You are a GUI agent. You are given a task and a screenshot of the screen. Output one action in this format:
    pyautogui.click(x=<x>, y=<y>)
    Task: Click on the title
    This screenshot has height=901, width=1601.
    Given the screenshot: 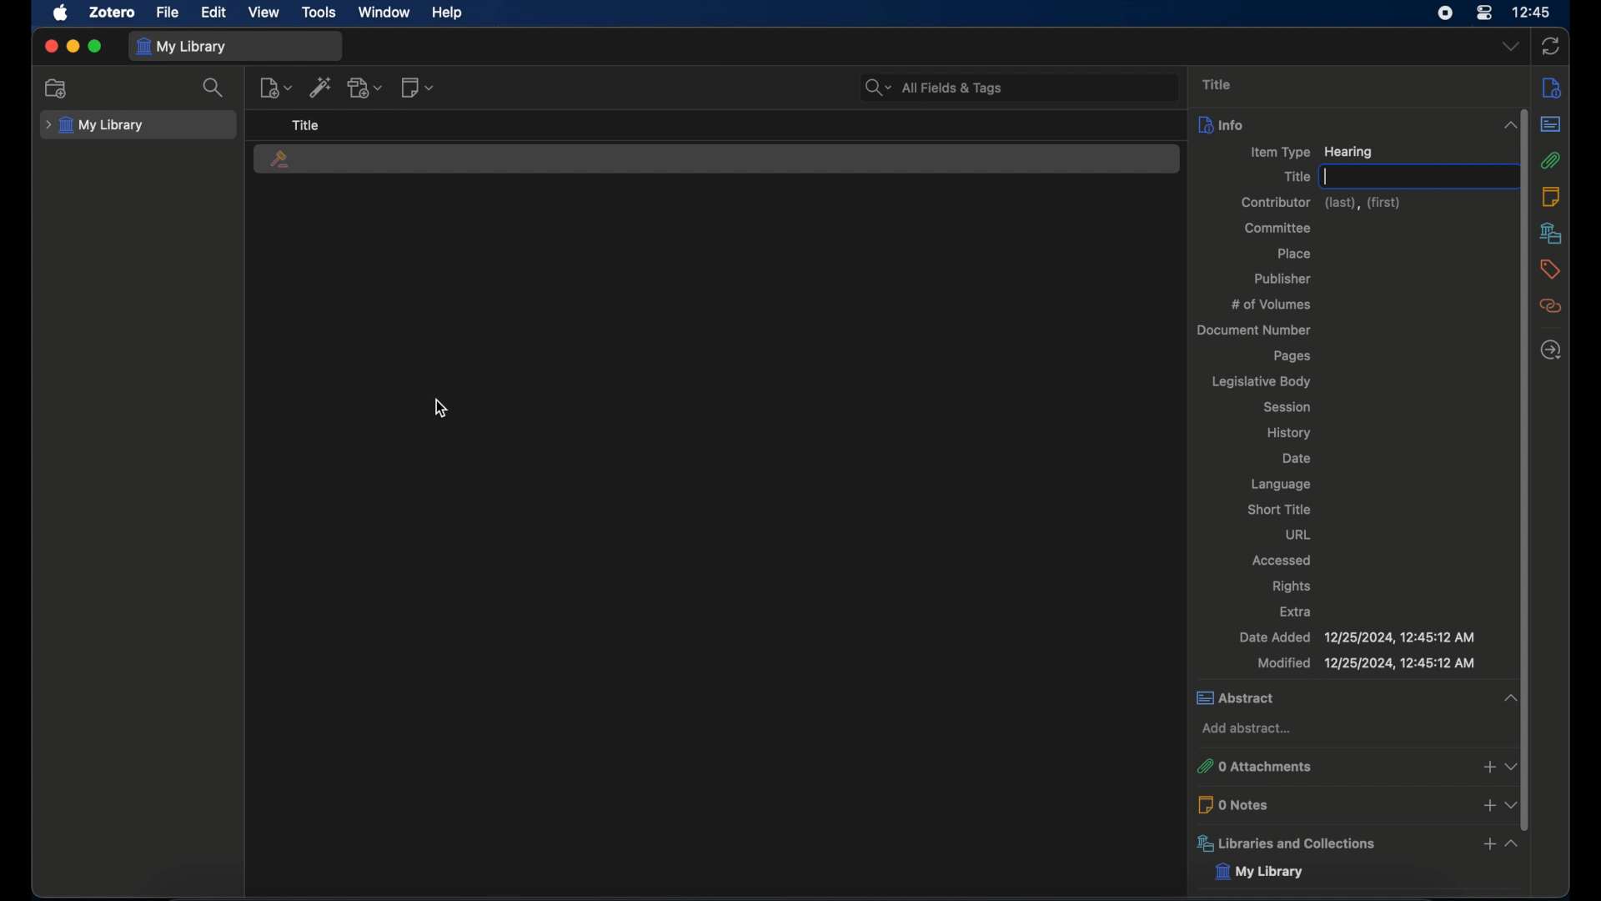 What is the action you would take?
    pyautogui.click(x=1217, y=83)
    